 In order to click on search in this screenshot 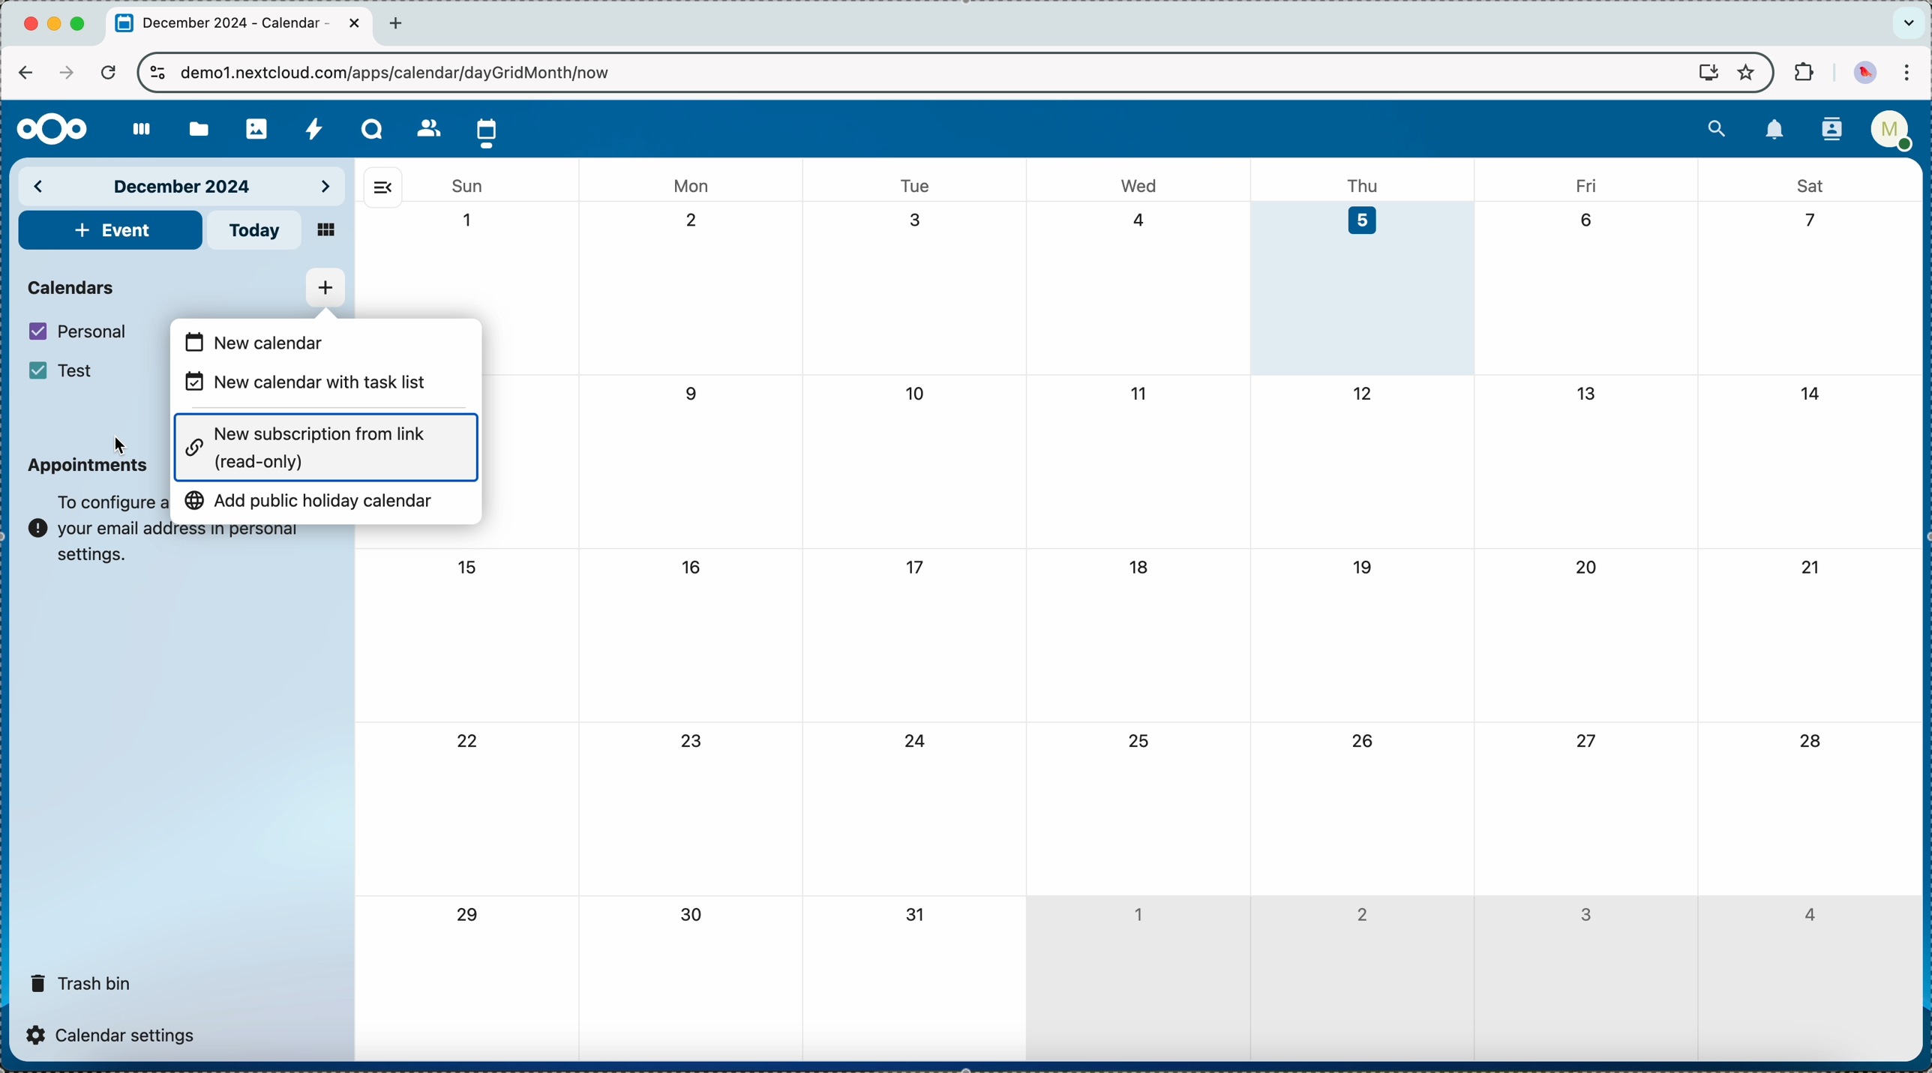, I will do `click(1717, 127)`.